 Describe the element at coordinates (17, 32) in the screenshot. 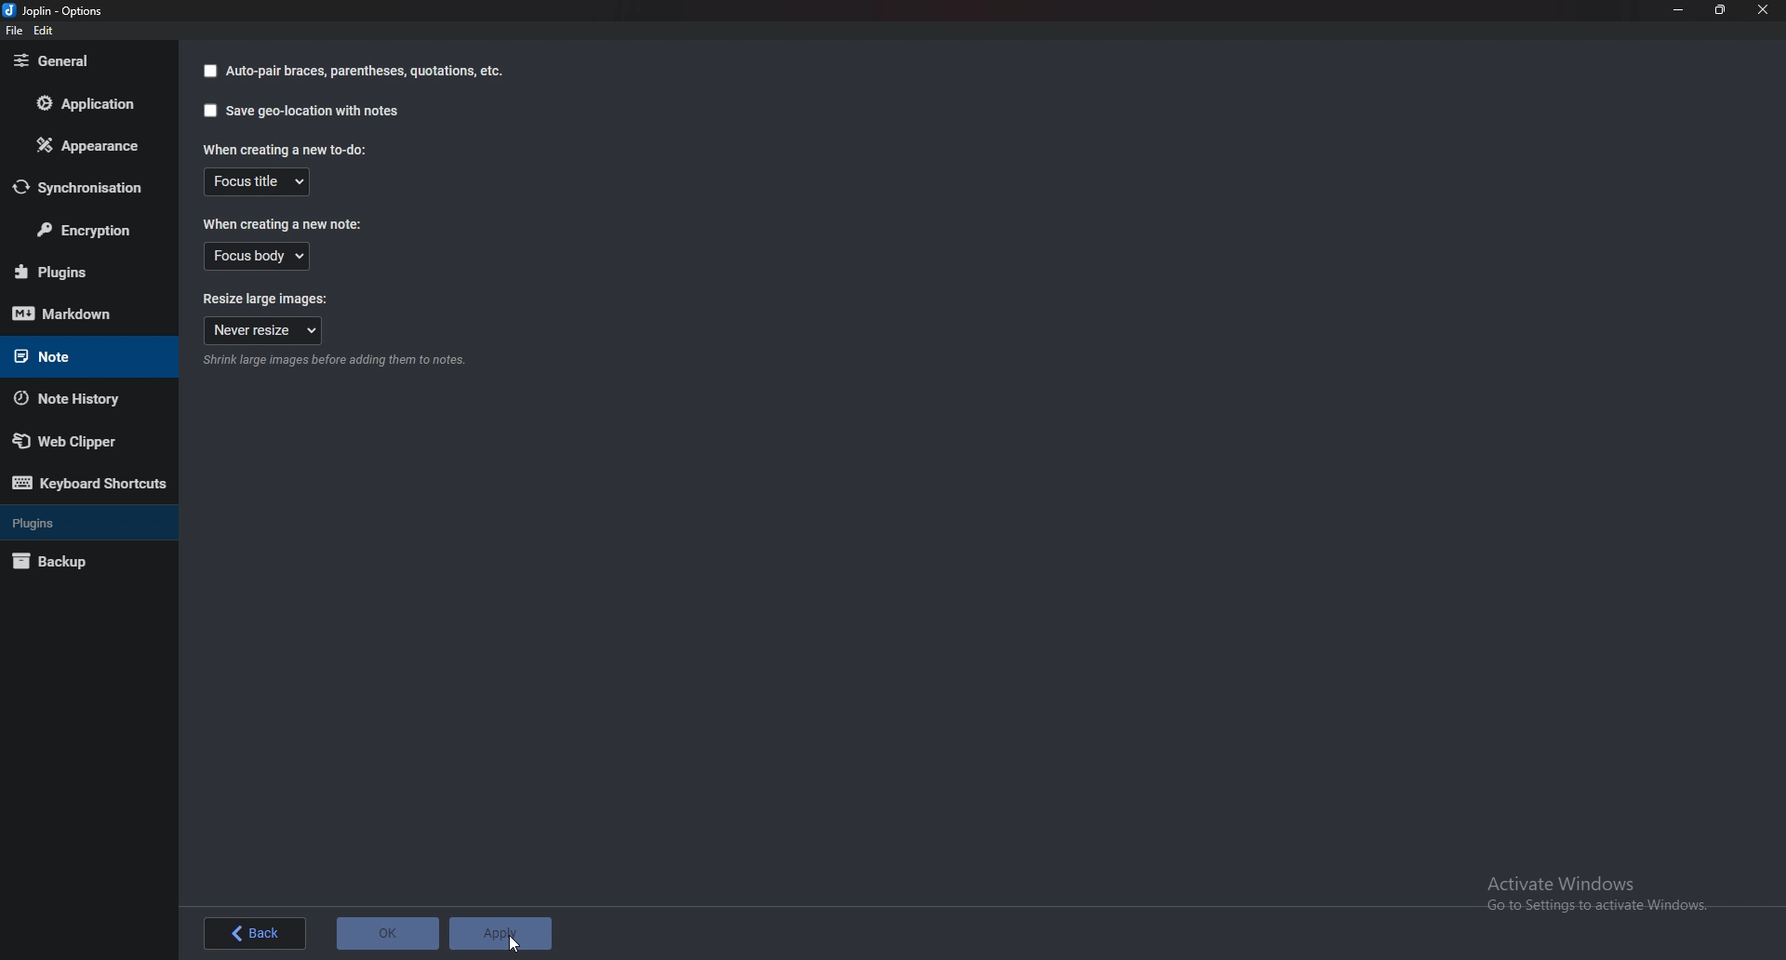

I see `File` at that location.